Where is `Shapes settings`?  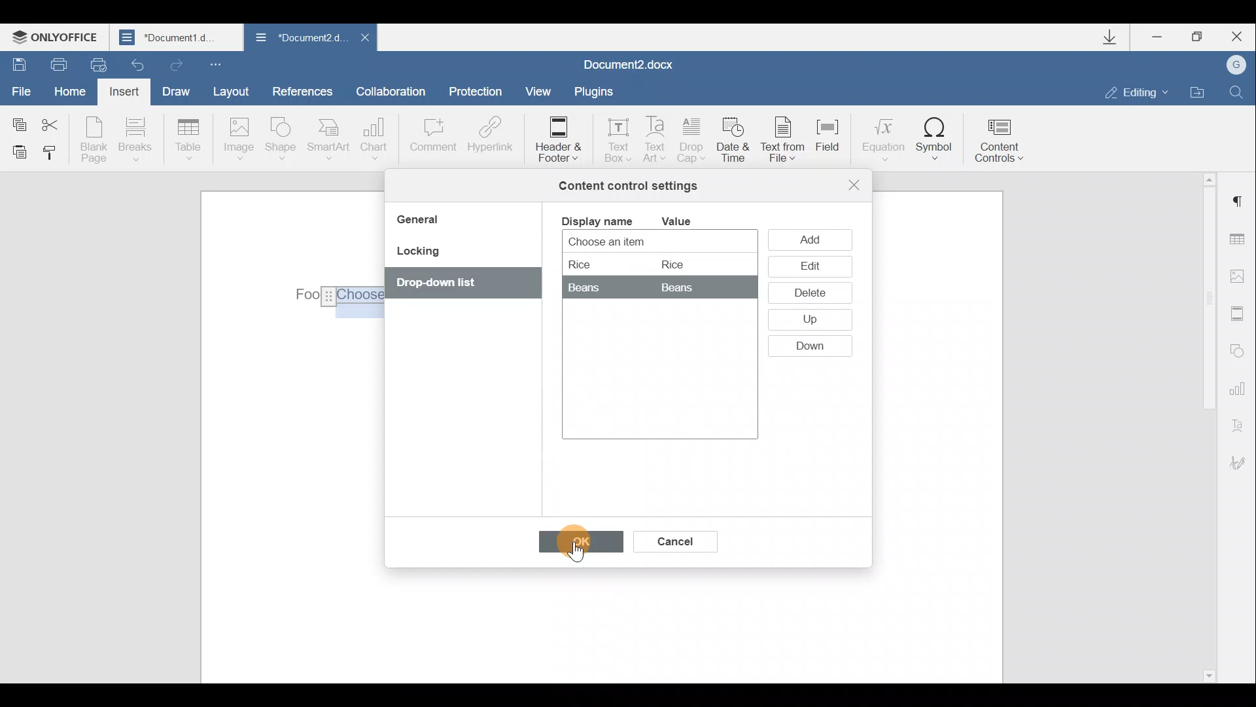
Shapes settings is located at coordinates (1238, 349).